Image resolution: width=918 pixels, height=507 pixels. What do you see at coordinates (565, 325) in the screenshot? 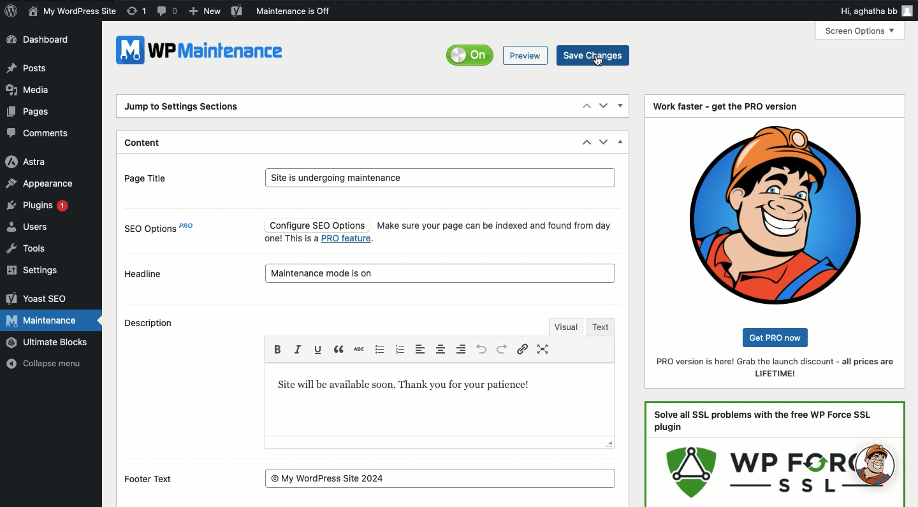
I see `Visual` at bounding box center [565, 325].